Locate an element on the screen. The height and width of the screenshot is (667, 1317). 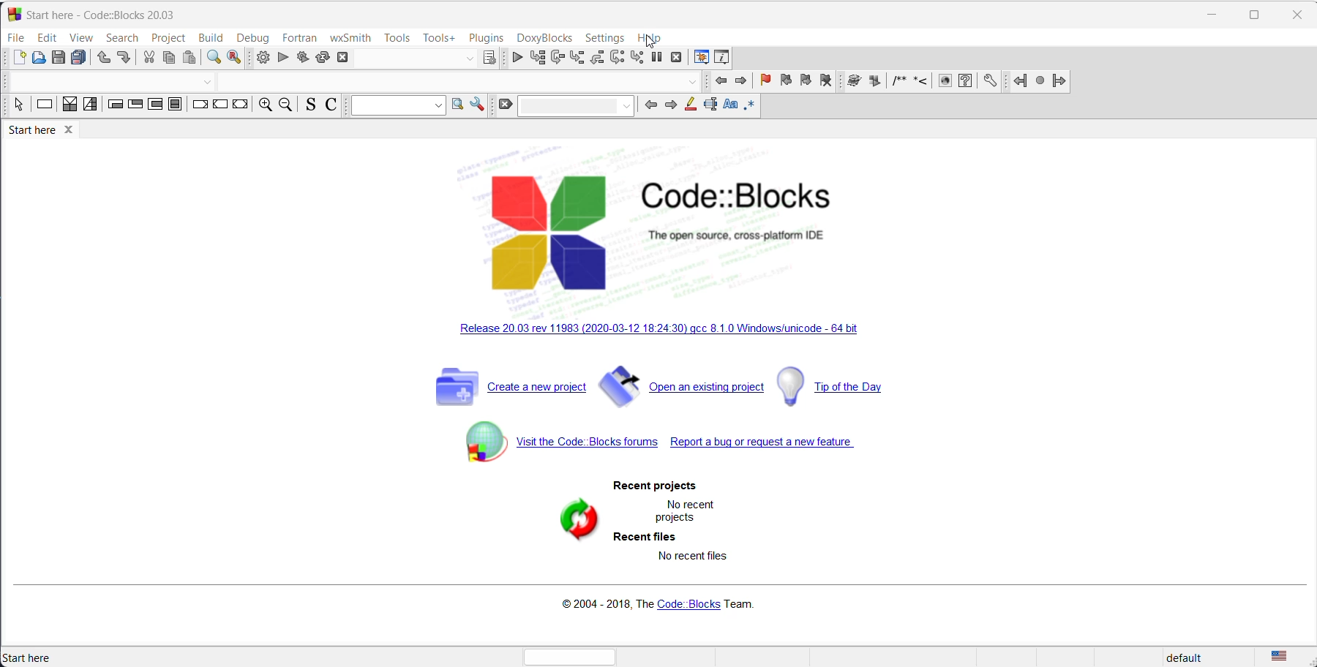
Doxyblock is located at coordinates (544, 37).